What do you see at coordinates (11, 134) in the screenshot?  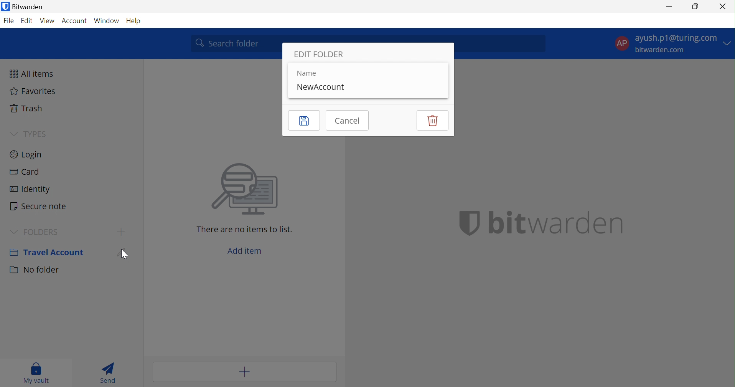 I see `Drop Down` at bounding box center [11, 134].